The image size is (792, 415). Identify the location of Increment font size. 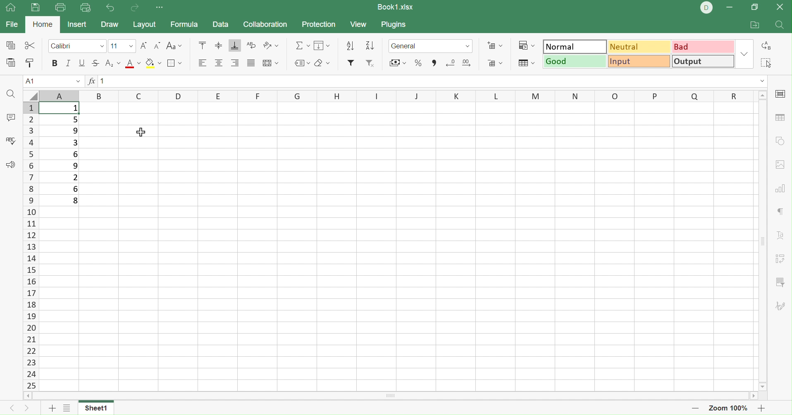
(143, 45).